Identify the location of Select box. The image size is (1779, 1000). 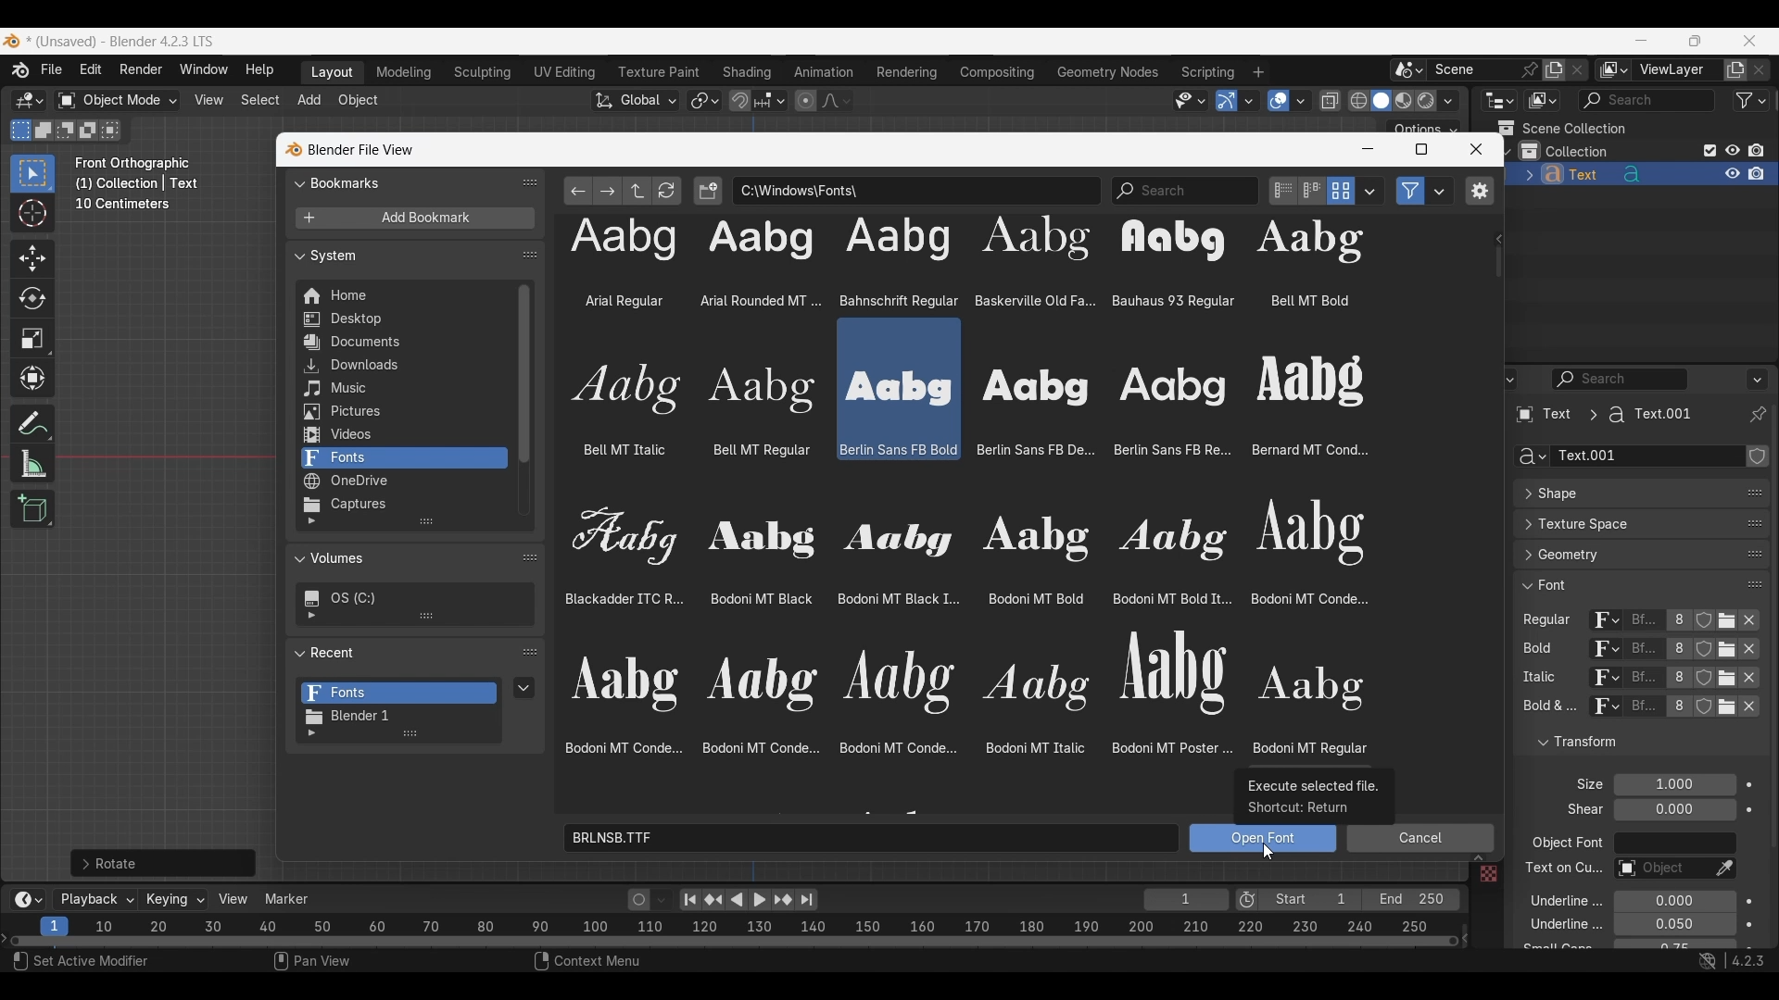
(32, 173).